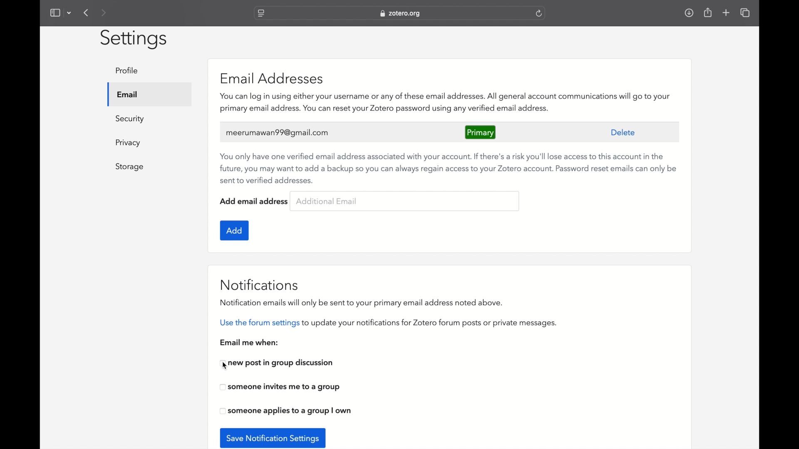 The image size is (799, 449). I want to click on someone applies to a group i own , so click(285, 411).